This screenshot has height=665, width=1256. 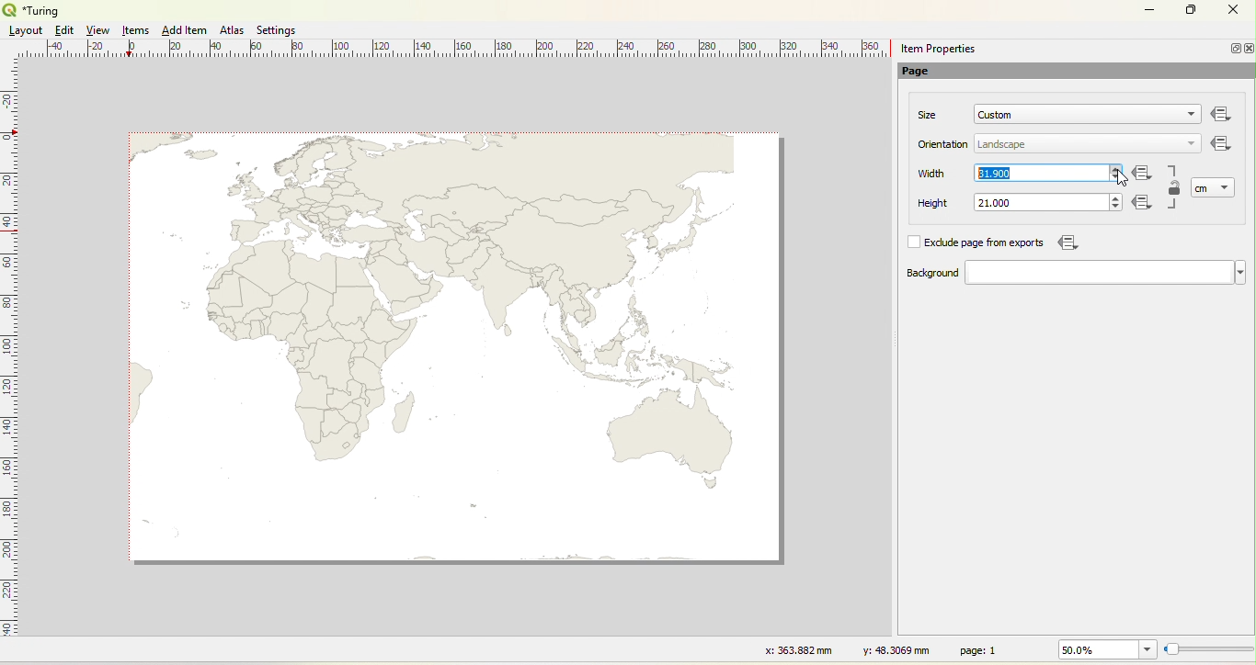 I want to click on Icon, so click(x=1066, y=242).